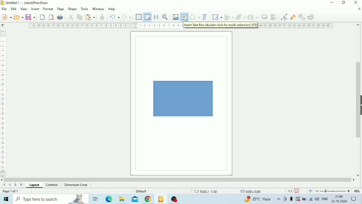 Image resolution: width=362 pixels, height=204 pixels. Describe the element at coordinates (357, 191) in the screenshot. I see `Zoom factor` at that location.